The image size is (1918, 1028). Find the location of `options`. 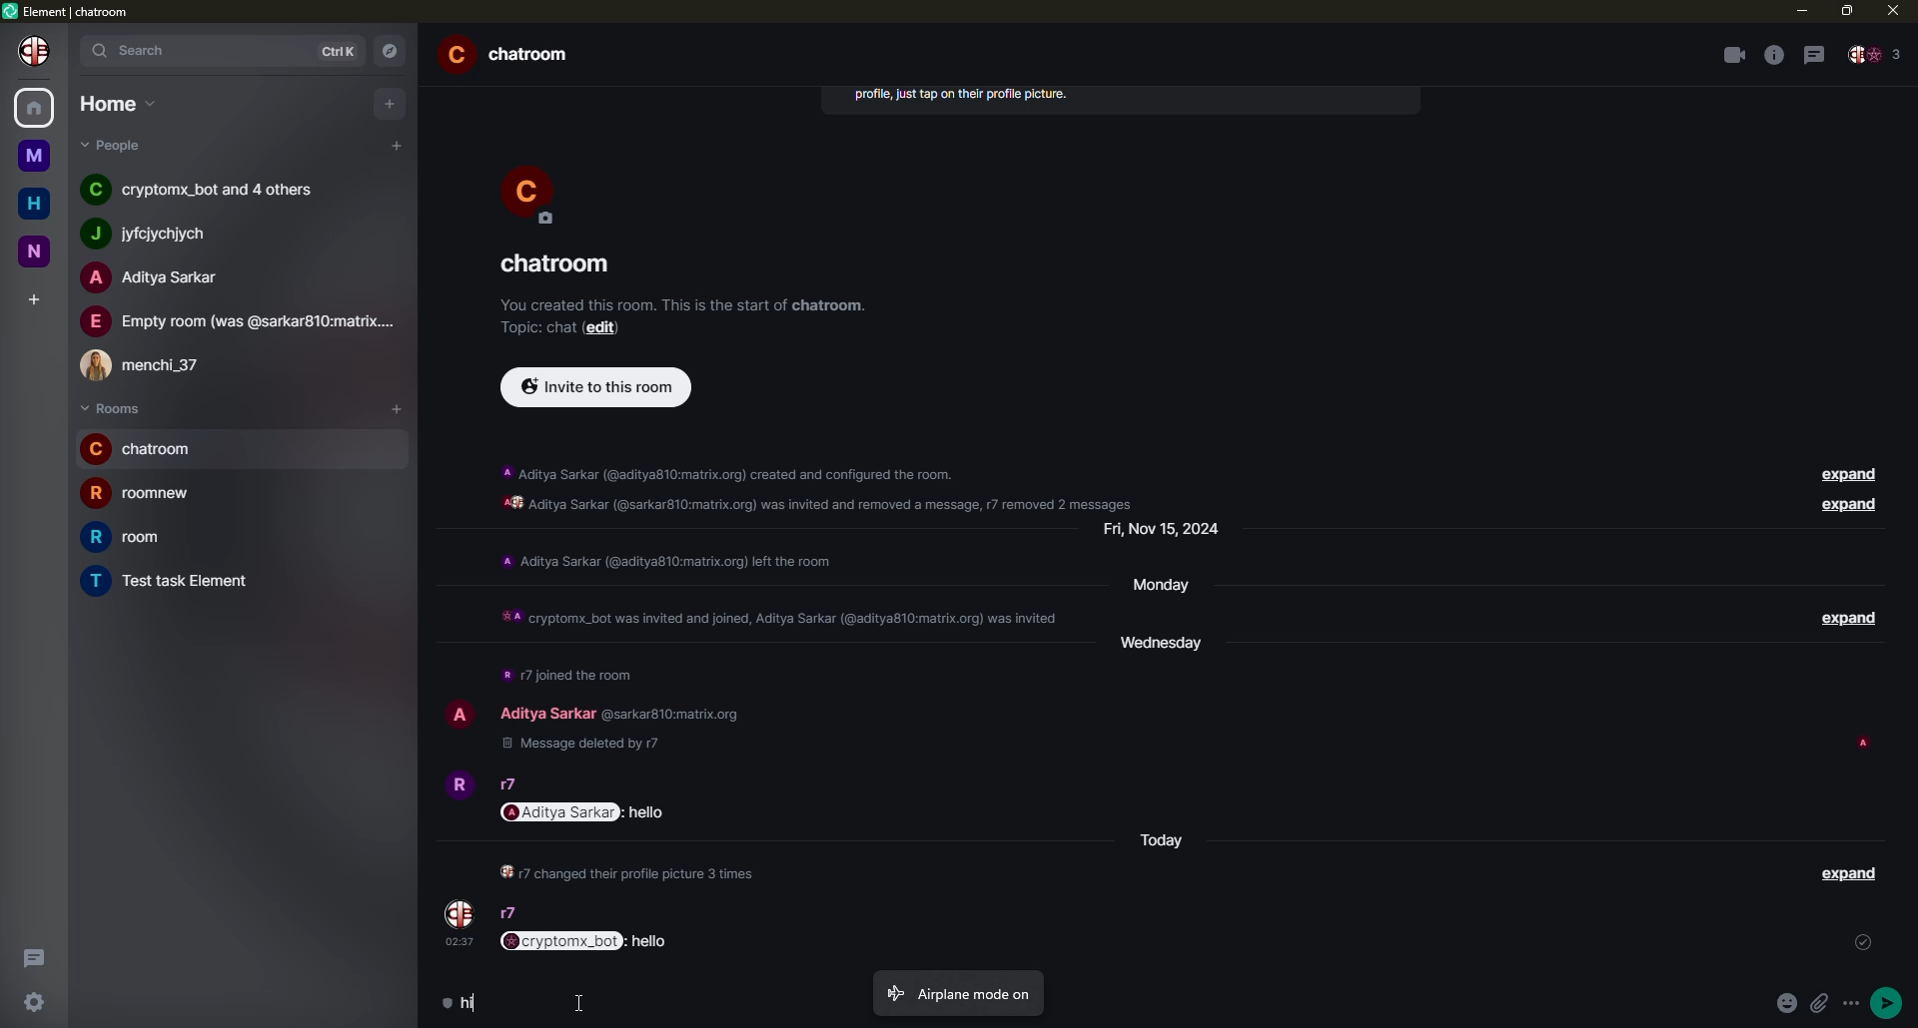

options is located at coordinates (1851, 1003).